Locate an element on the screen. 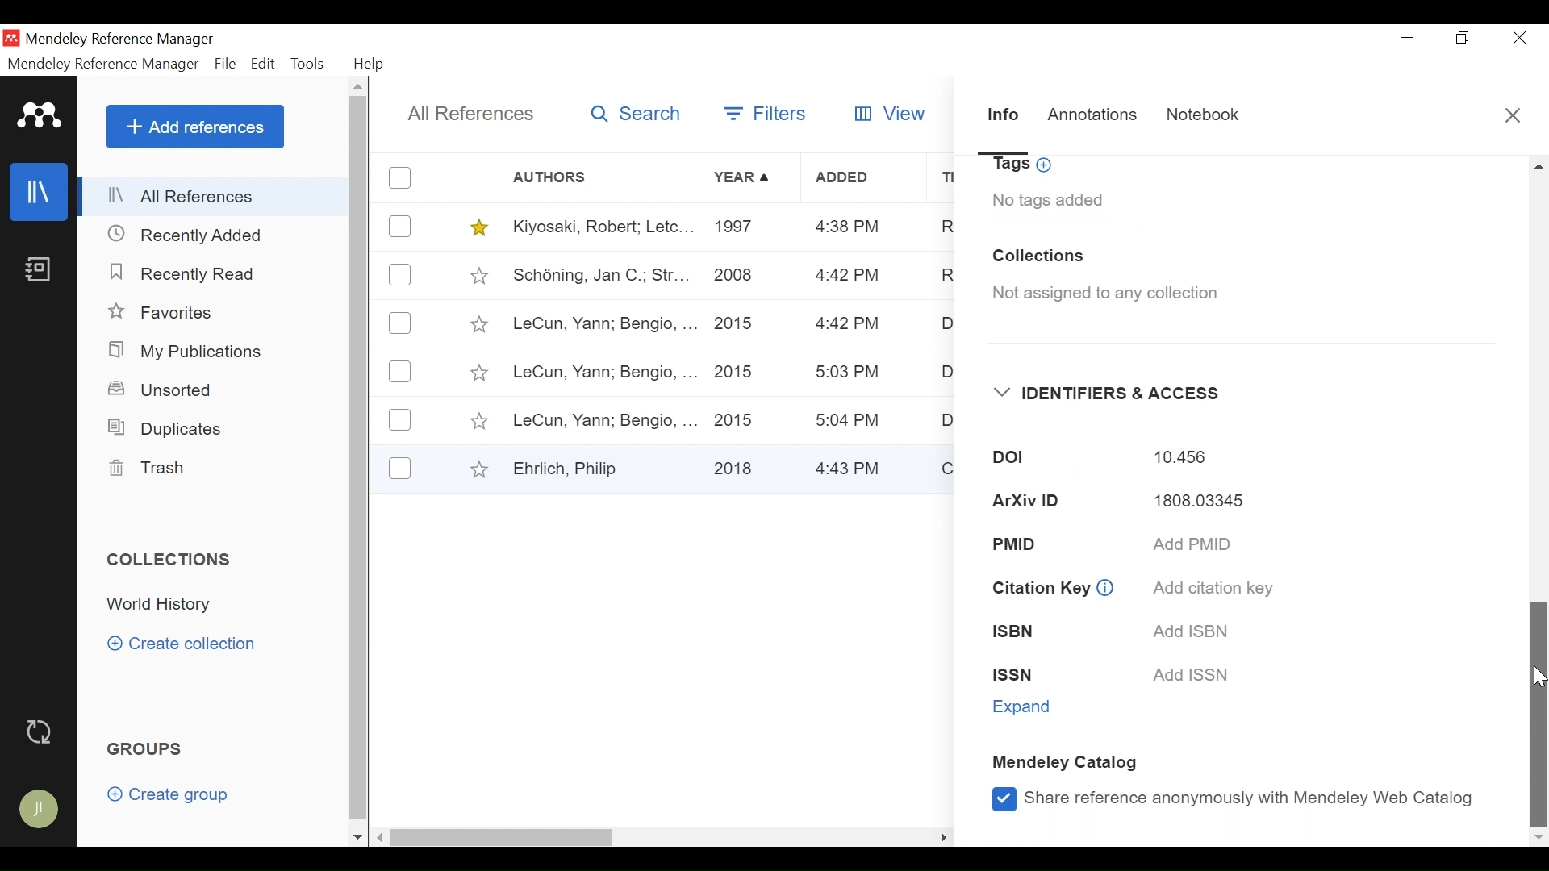 The image size is (1549, 871). Create group is located at coordinates (168, 794).